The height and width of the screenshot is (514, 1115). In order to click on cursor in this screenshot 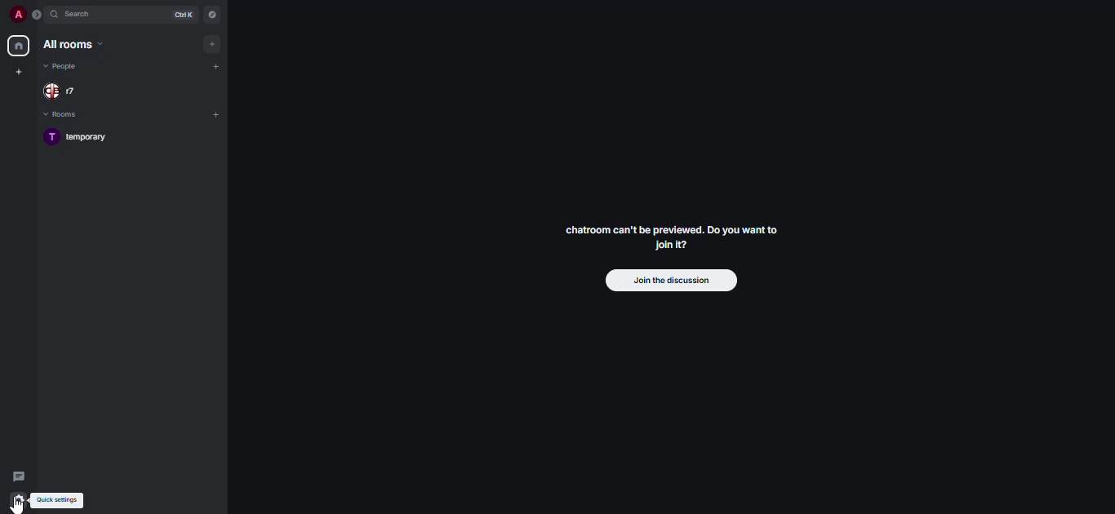, I will do `click(20, 505)`.